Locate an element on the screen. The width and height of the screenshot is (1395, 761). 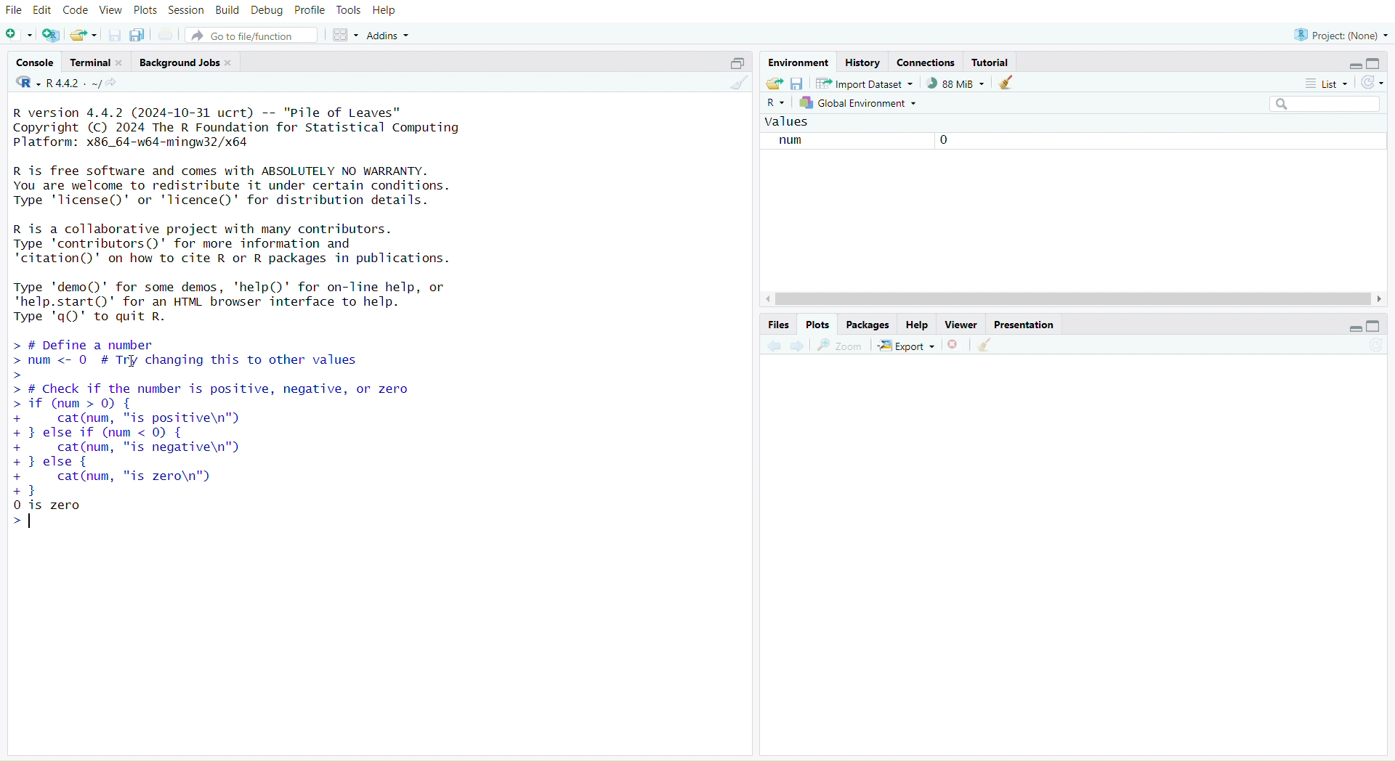
0 is located at coordinates (940, 142).